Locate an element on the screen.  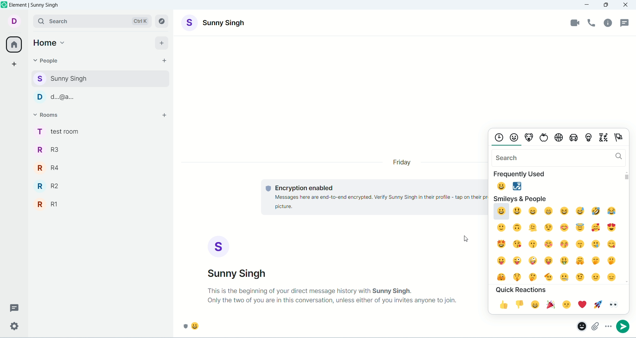
room info is located at coordinates (608, 24).